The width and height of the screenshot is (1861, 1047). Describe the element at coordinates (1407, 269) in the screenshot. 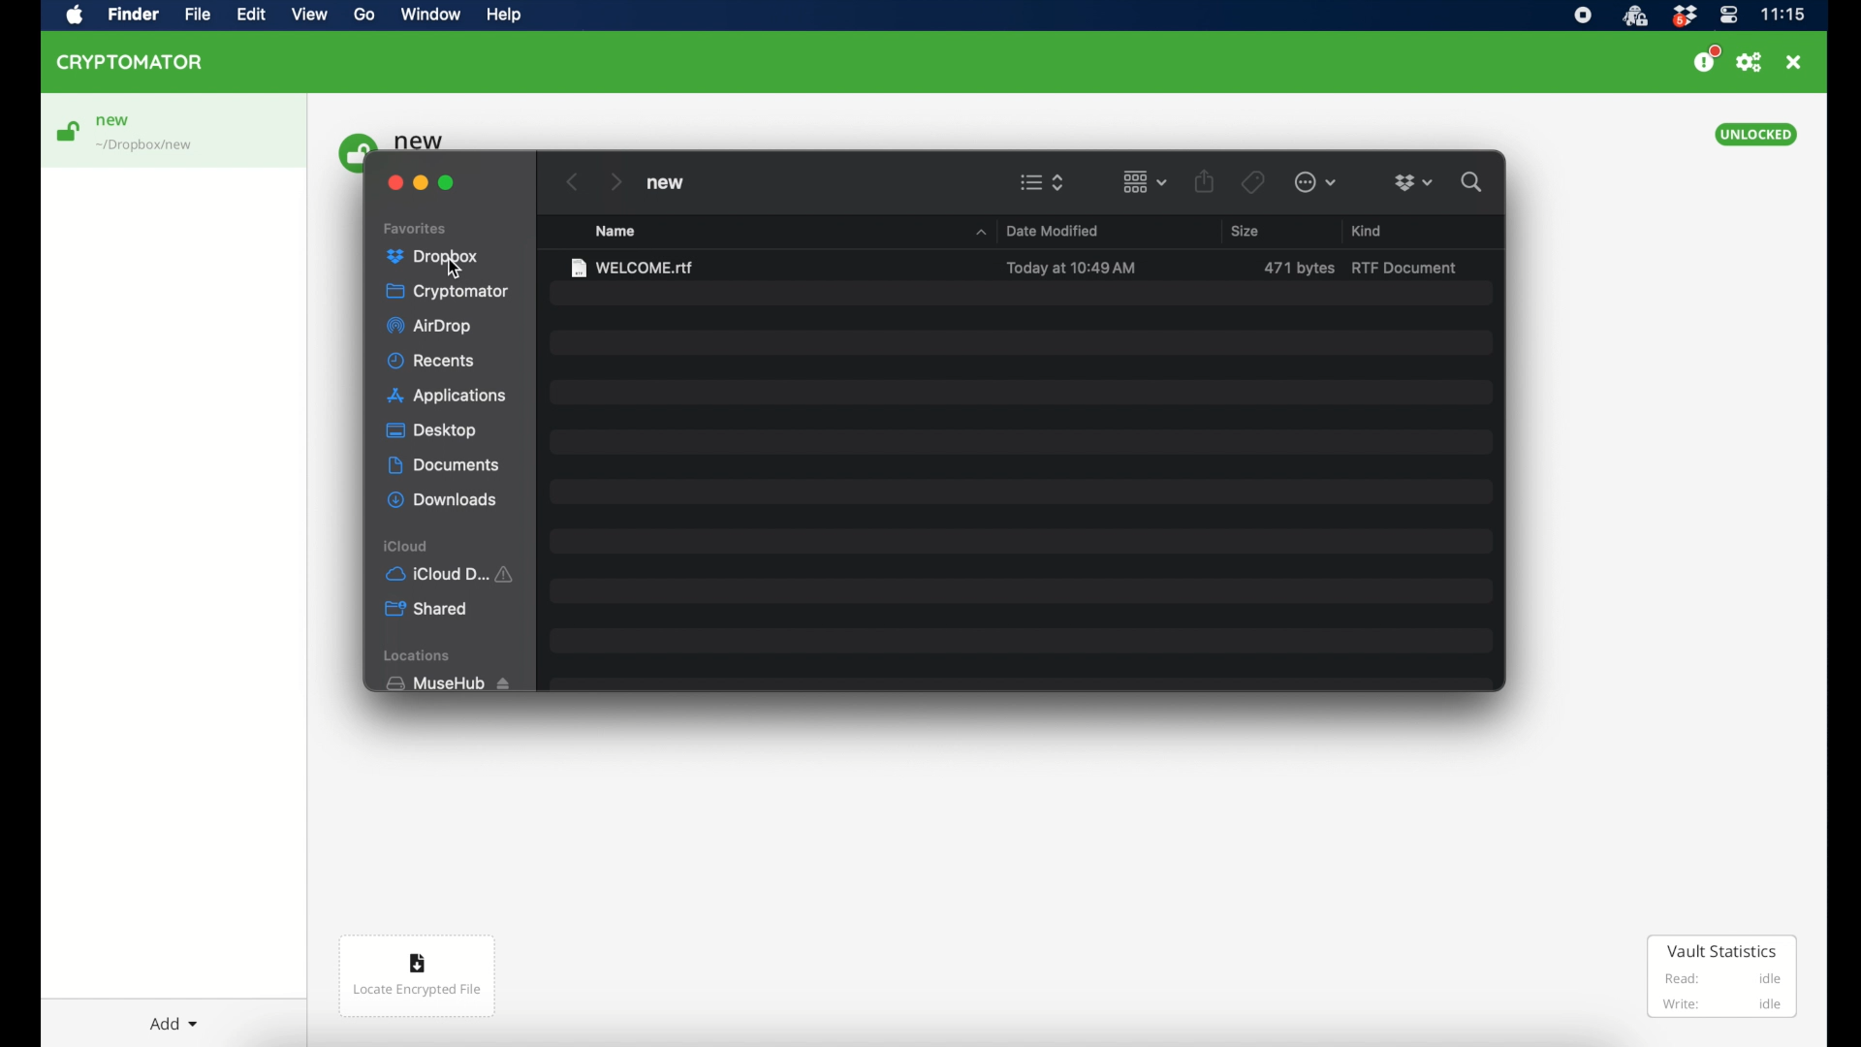

I see `rtf document` at that location.